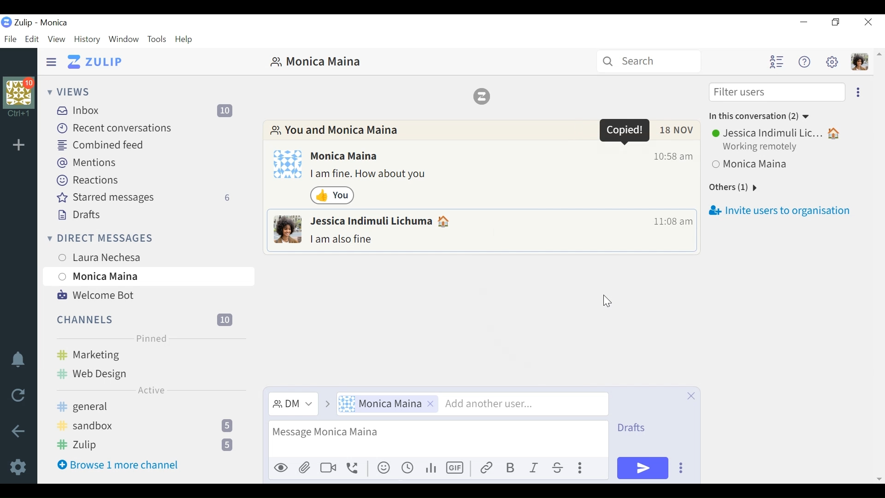  Describe the element at coordinates (186, 38) in the screenshot. I see `Help` at that location.